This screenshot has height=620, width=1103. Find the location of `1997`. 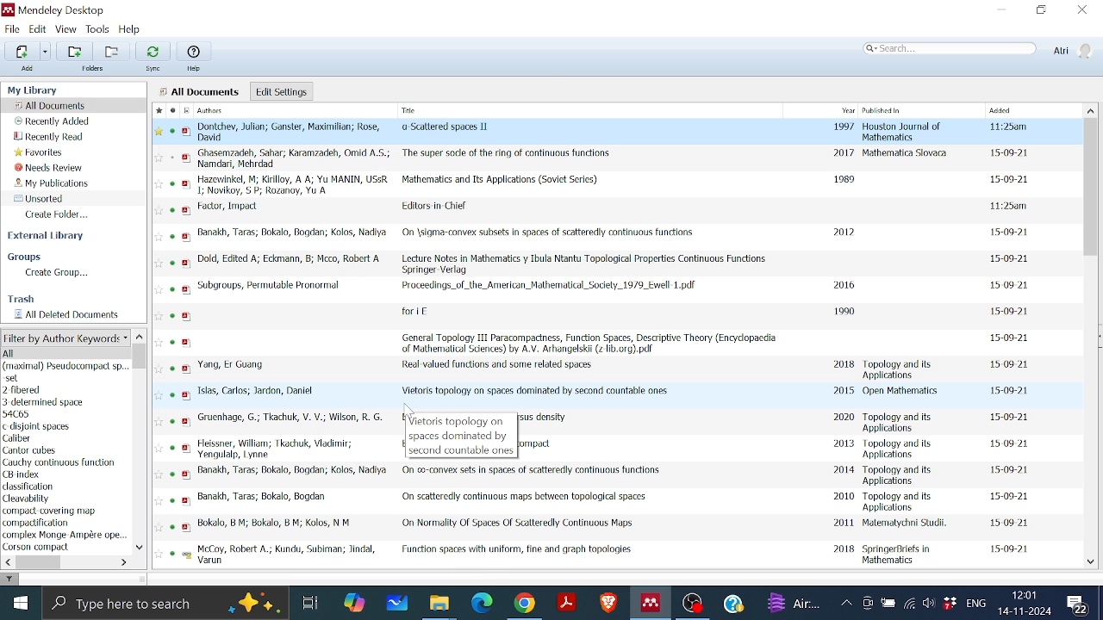

1997 is located at coordinates (840, 127).